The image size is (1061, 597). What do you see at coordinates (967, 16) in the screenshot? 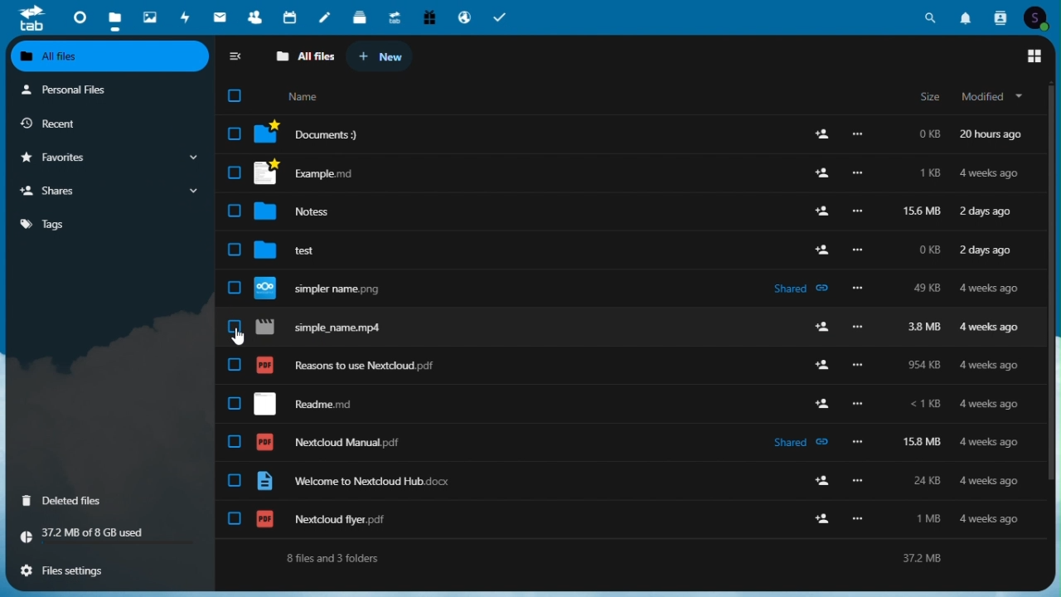
I see `Notifications` at bounding box center [967, 16].